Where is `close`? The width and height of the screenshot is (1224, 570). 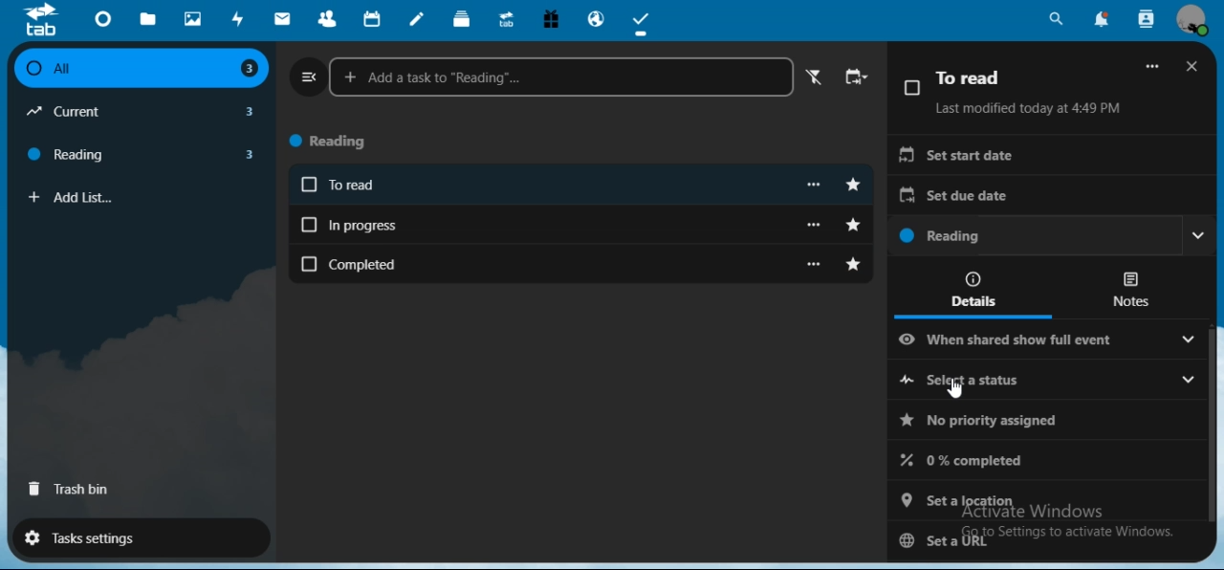
close is located at coordinates (1194, 69).